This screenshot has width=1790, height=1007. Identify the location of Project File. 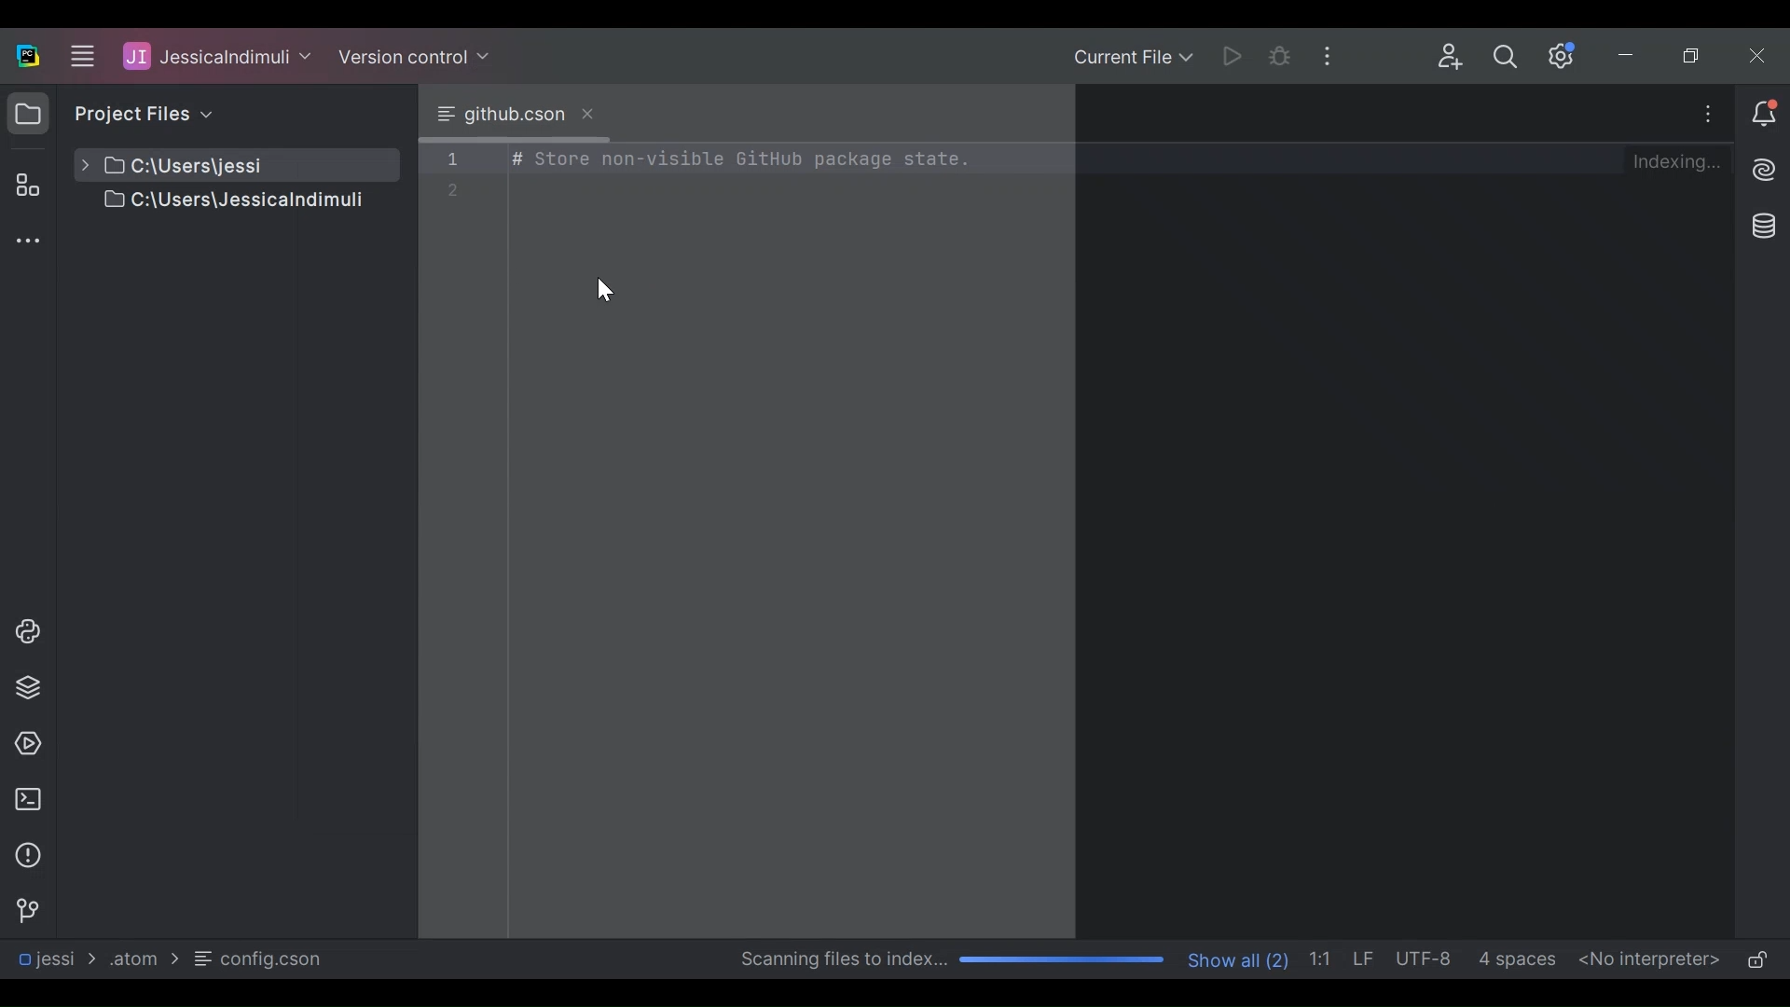
(213, 202).